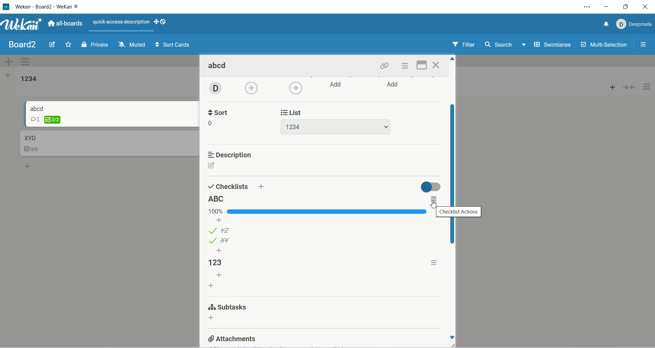 The image size is (655, 348). Describe the element at coordinates (173, 45) in the screenshot. I see `sort cards` at that location.